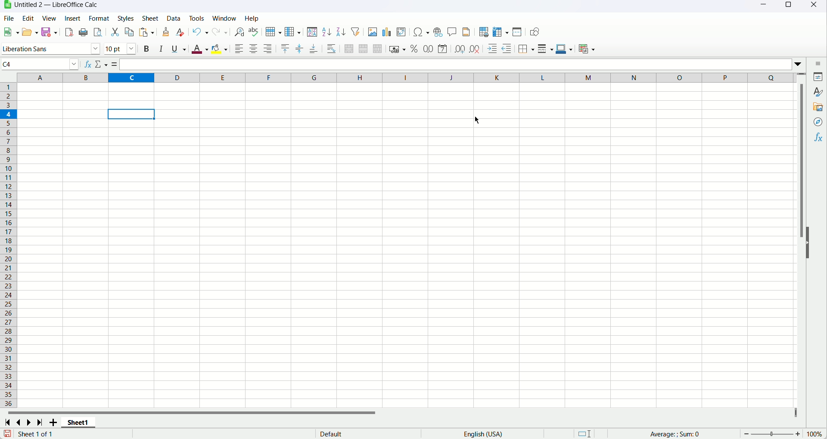 The height and width of the screenshot is (439, 827). What do you see at coordinates (285, 49) in the screenshot?
I see `Align Top` at bounding box center [285, 49].